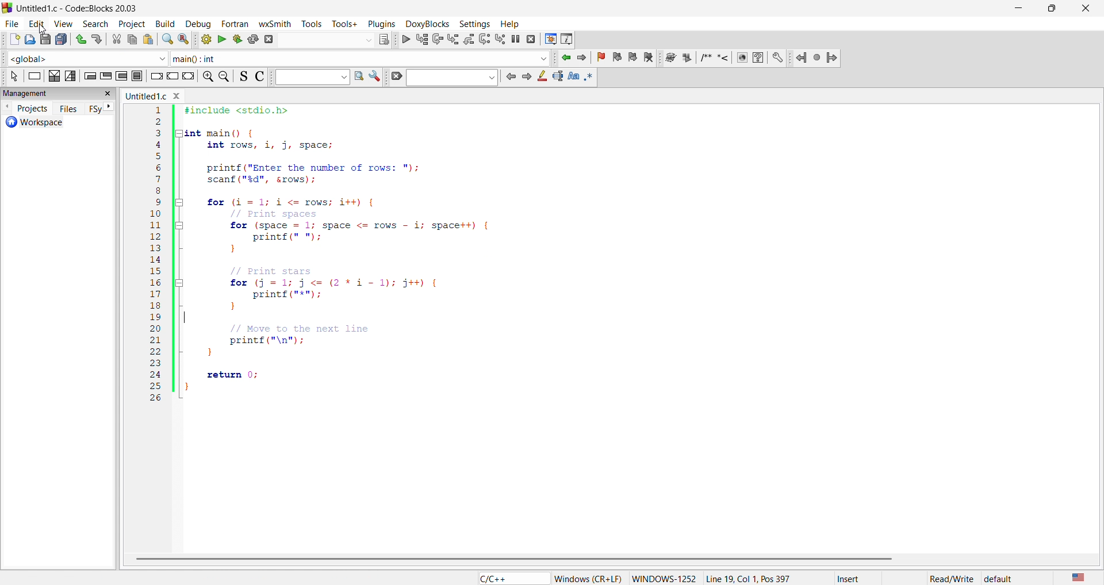  Describe the element at coordinates (436, 40) in the screenshot. I see `next line` at that location.